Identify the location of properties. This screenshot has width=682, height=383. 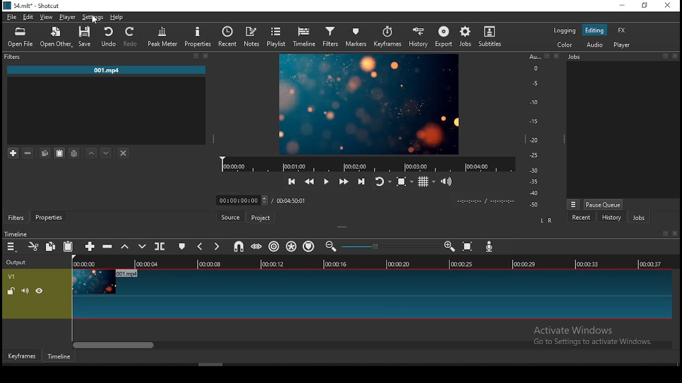
(199, 36).